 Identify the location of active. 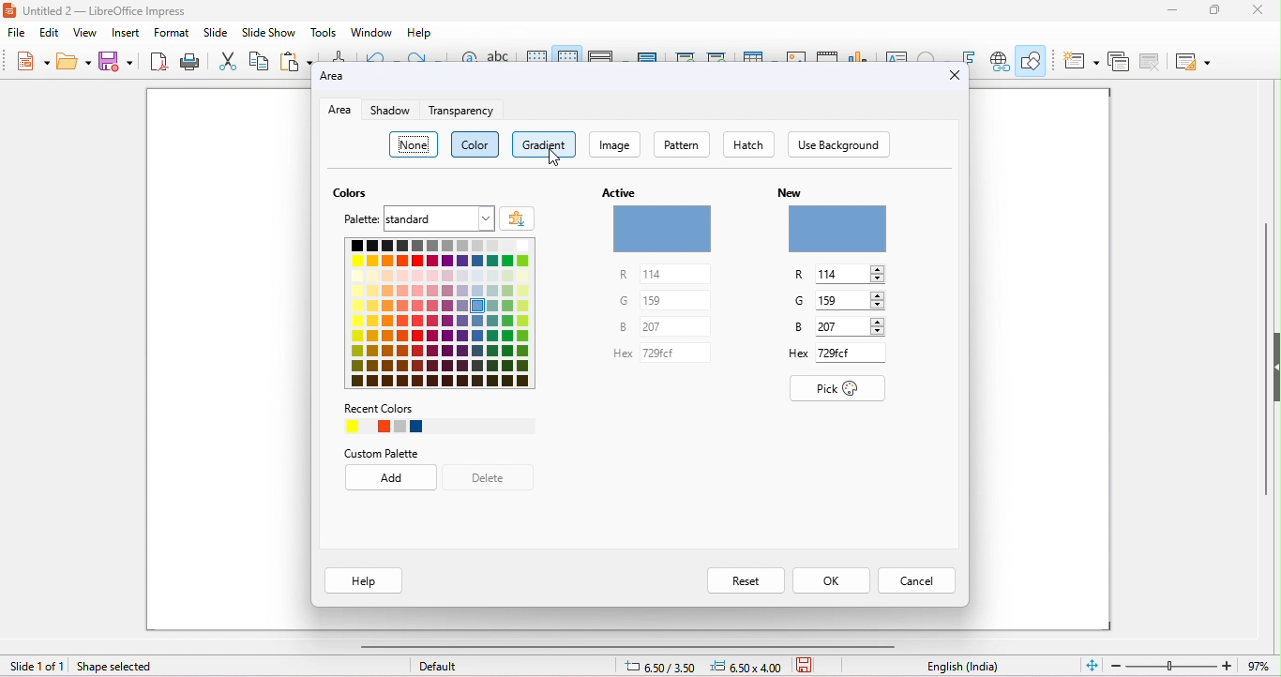
(617, 187).